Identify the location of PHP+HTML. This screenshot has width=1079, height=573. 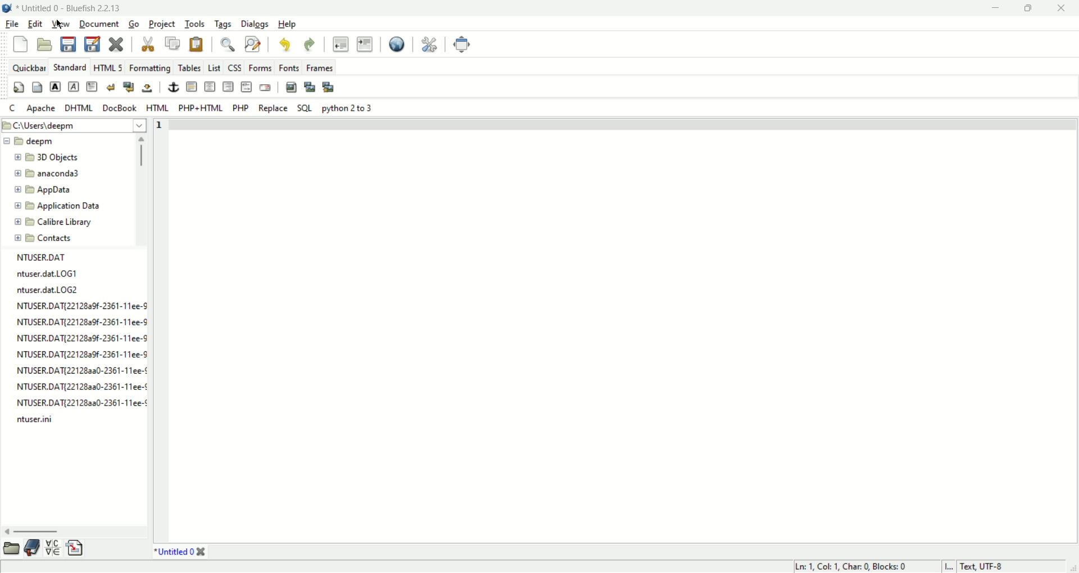
(202, 108).